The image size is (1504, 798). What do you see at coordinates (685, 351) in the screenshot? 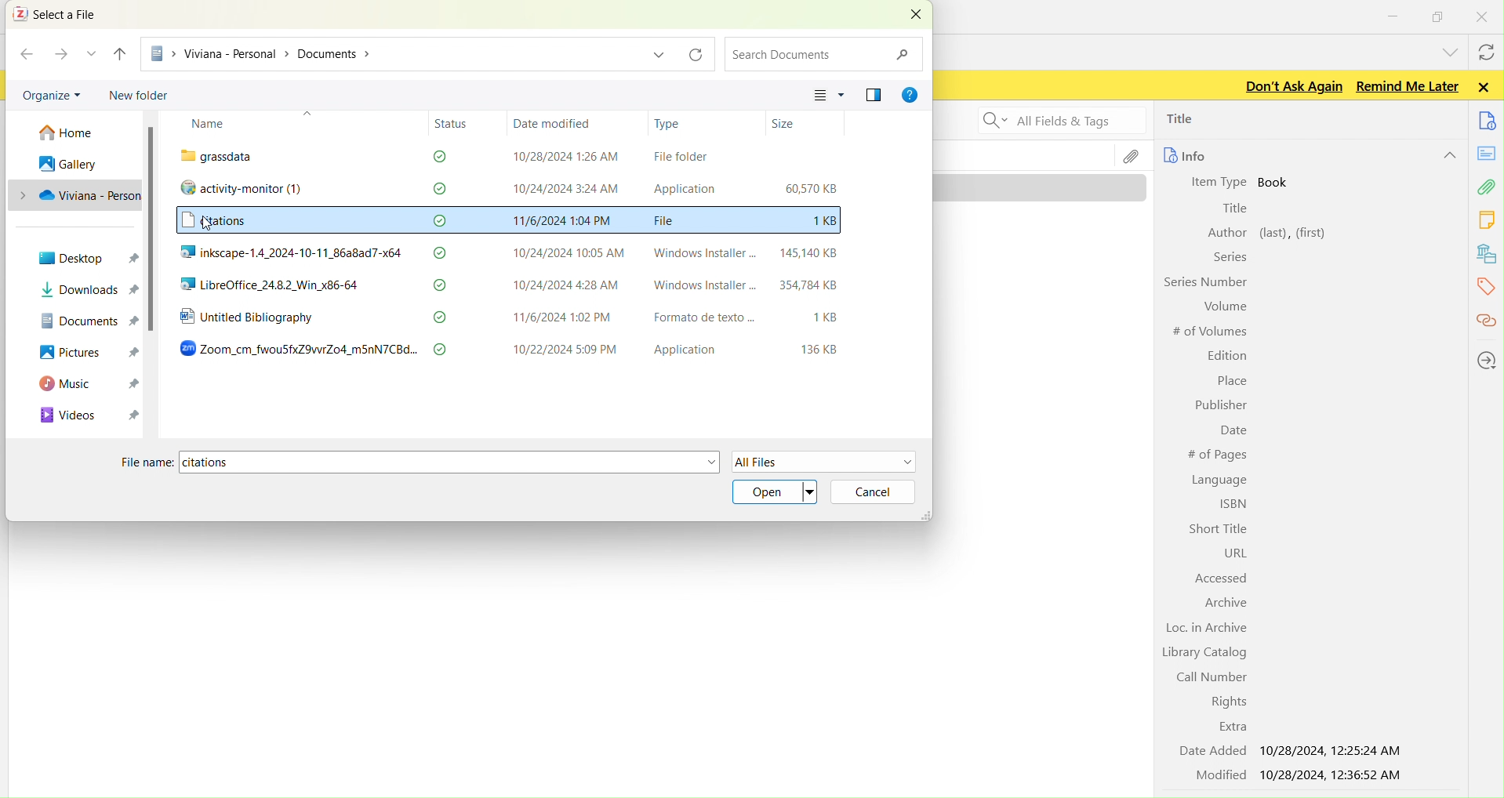
I see `Application` at bounding box center [685, 351].